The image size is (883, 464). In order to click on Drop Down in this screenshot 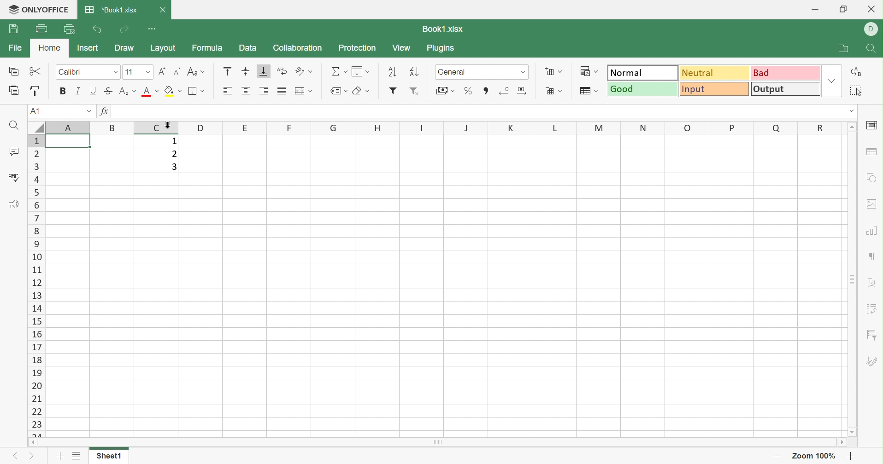, I will do `click(369, 72)`.